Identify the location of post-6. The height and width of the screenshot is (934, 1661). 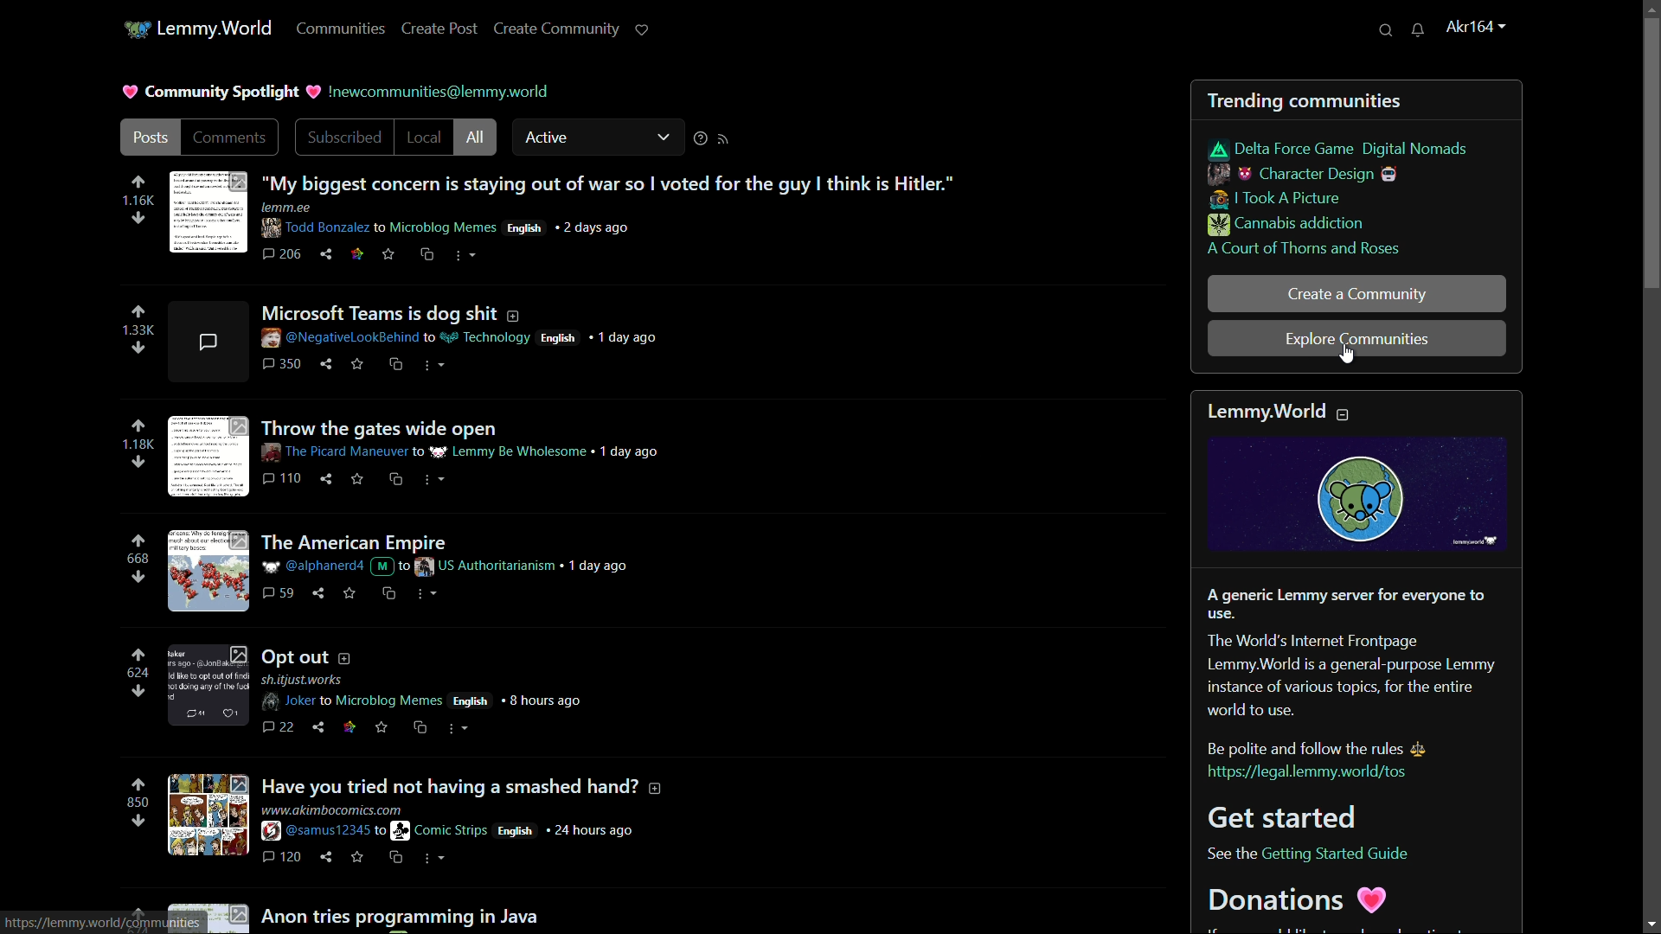
(460, 784).